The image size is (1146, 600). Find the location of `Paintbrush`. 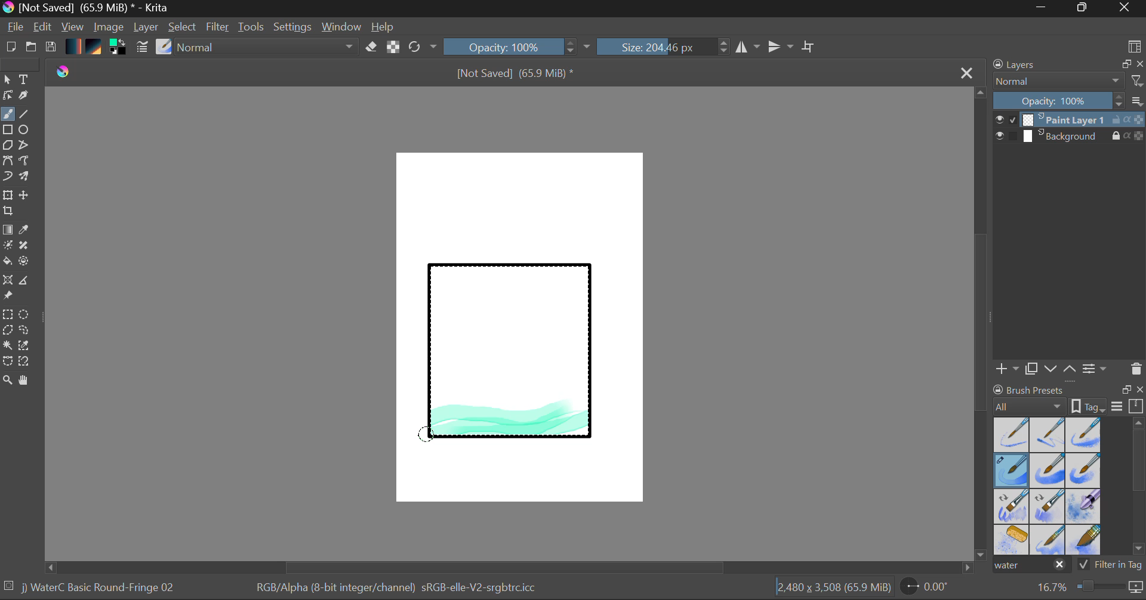

Paintbrush is located at coordinates (7, 115).